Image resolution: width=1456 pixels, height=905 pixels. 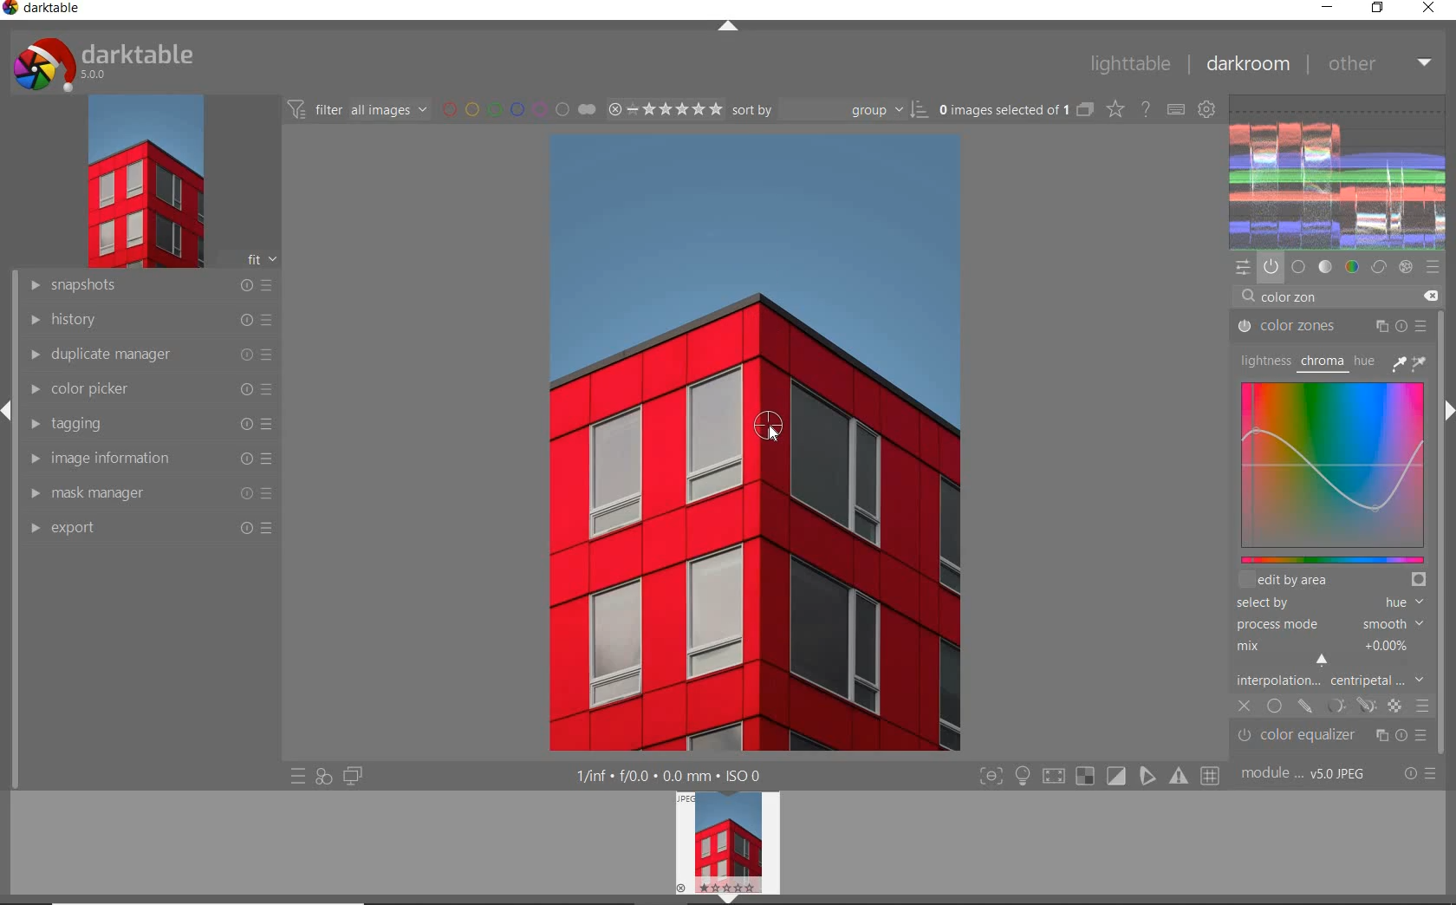 What do you see at coordinates (518, 109) in the screenshot?
I see `filter by image color label` at bounding box center [518, 109].